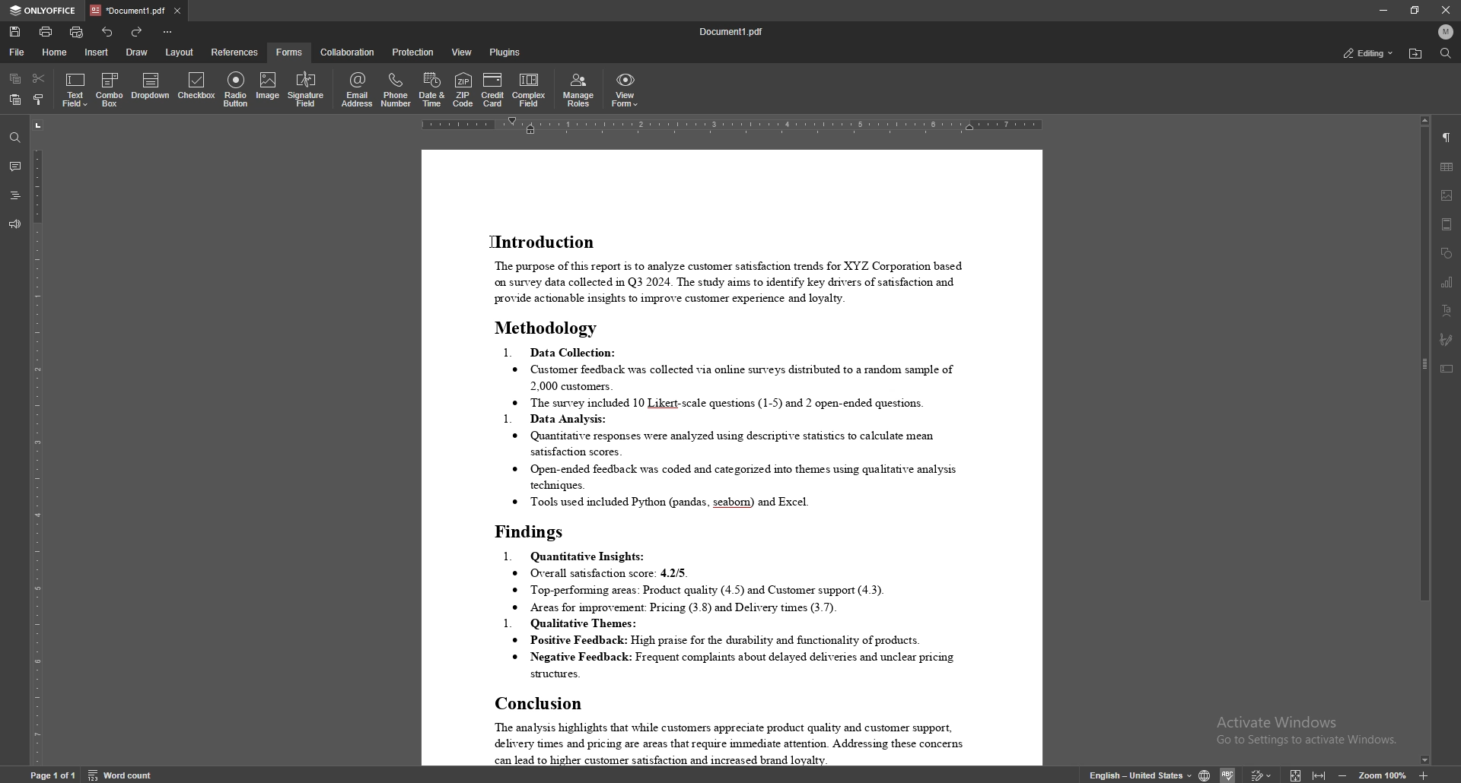  What do you see at coordinates (1296, 775) in the screenshot?
I see `fit to screen` at bounding box center [1296, 775].